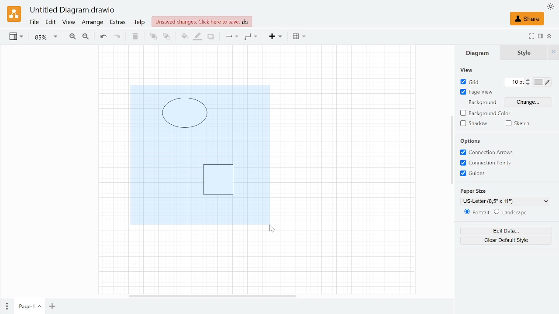 Image resolution: width=559 pixels, height=314 pixels. Describe the element at coordinates (476, 174) in the screenshot. I see `Guides` at that location.